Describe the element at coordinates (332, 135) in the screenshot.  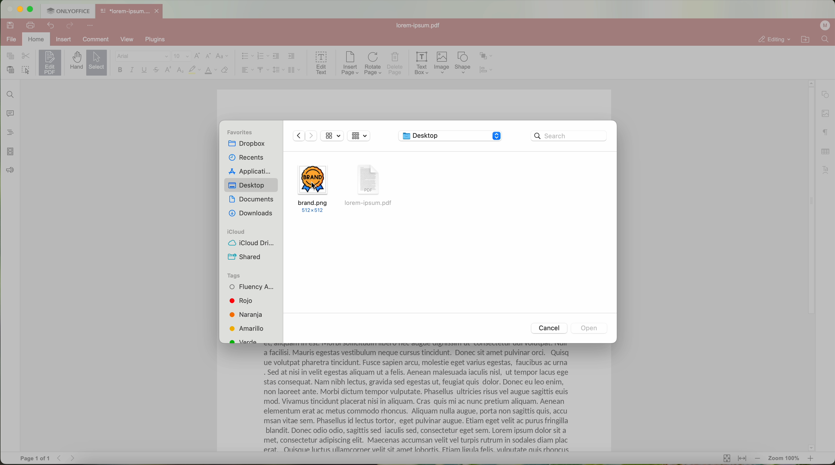
I see `view` at that location.